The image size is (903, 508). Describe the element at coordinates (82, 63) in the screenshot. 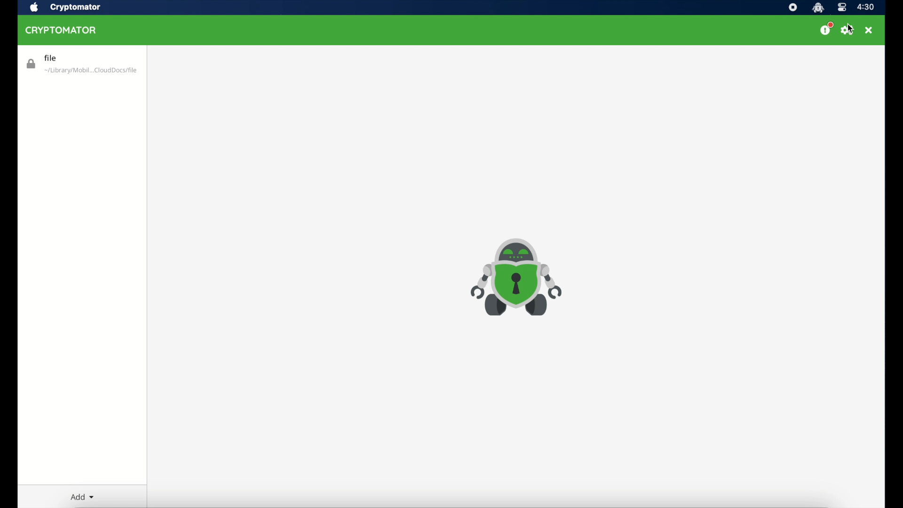

I see `file` at that location.